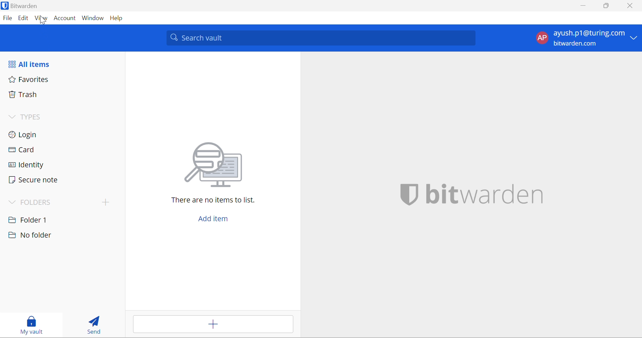 This screenshot has width=642, height=338. I want to click on Add Entry, so click(213, 324).